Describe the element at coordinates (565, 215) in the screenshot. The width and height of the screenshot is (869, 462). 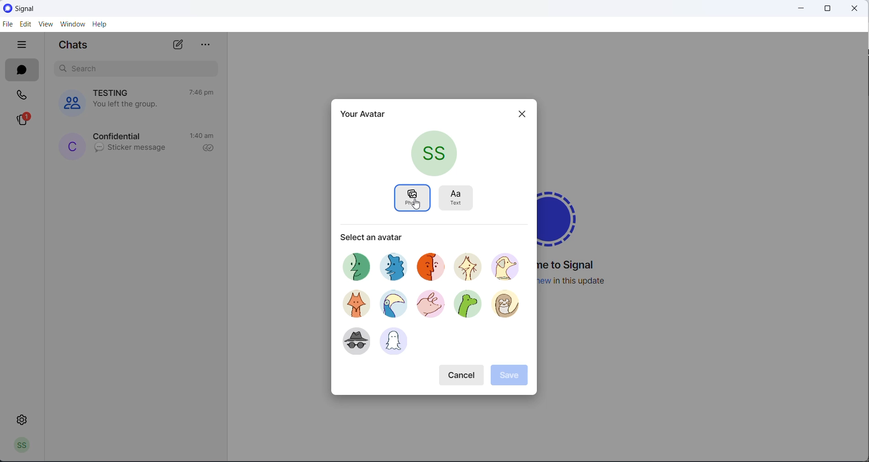
I see `signal logo` at that location.